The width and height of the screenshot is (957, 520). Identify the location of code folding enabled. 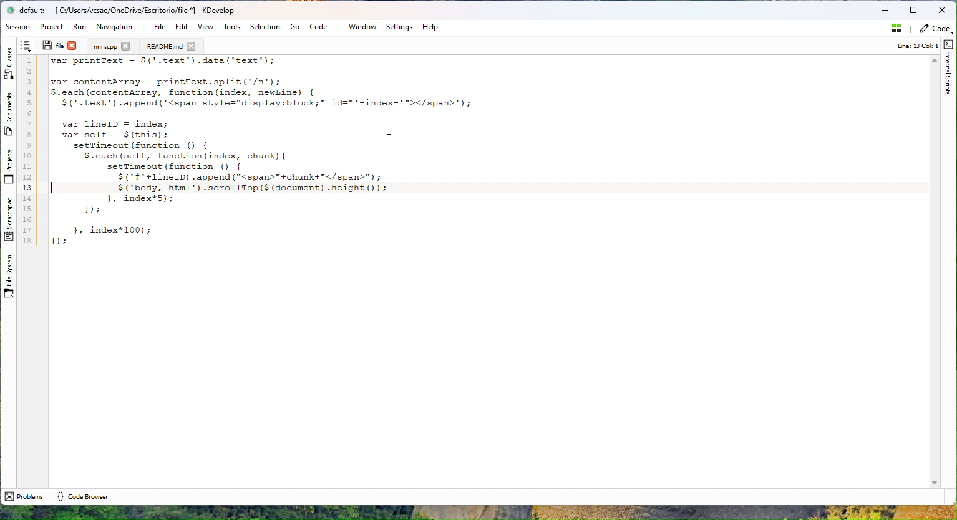
(42, 152).